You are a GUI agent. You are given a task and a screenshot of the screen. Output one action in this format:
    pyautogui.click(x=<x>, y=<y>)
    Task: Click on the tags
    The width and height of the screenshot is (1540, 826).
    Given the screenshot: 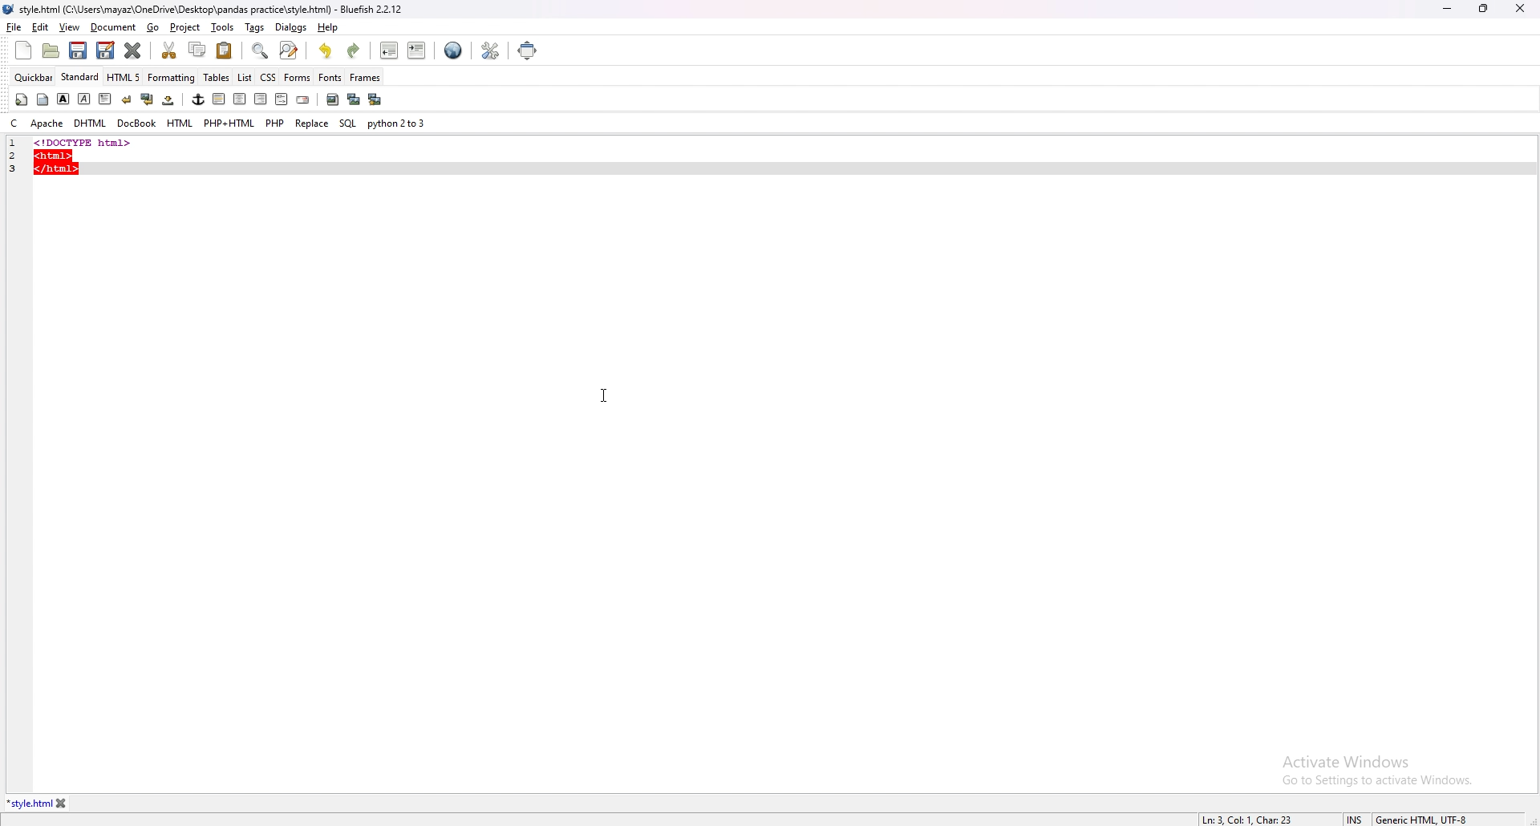 What is the action you would take?
    pyautogui.click(x=256, y=27)
    